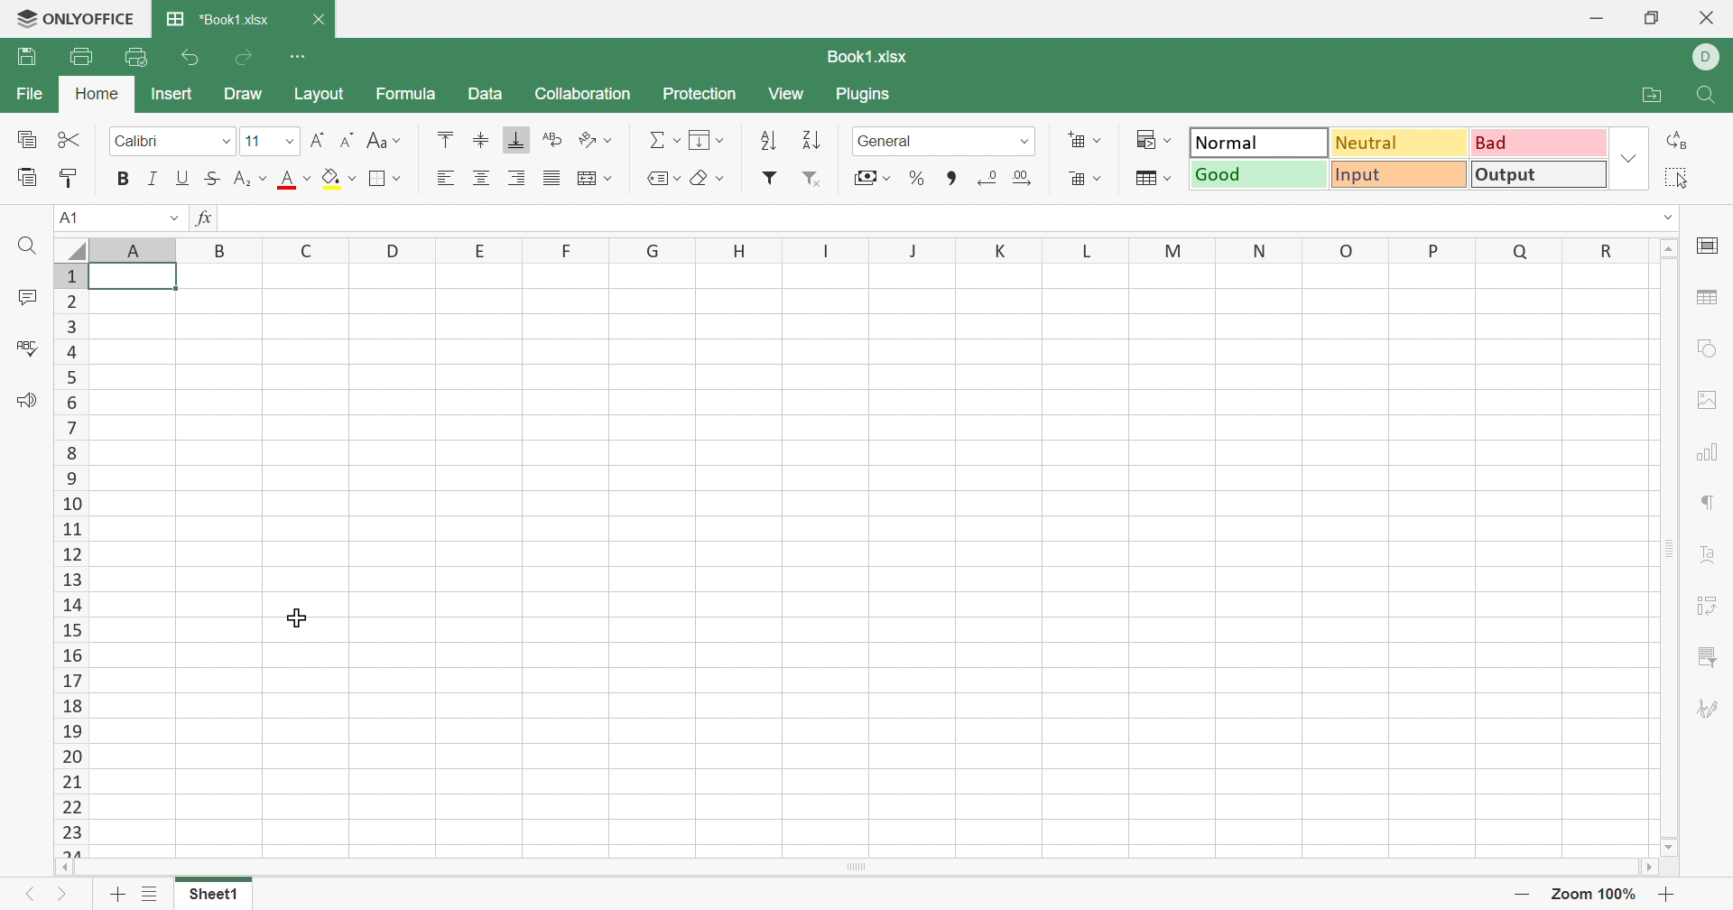 This screenshot has height=910, width=1733. What do you see at coordinates (703, 92) in the screenshot?
I see `Protection` at bounding box center [703, 92].